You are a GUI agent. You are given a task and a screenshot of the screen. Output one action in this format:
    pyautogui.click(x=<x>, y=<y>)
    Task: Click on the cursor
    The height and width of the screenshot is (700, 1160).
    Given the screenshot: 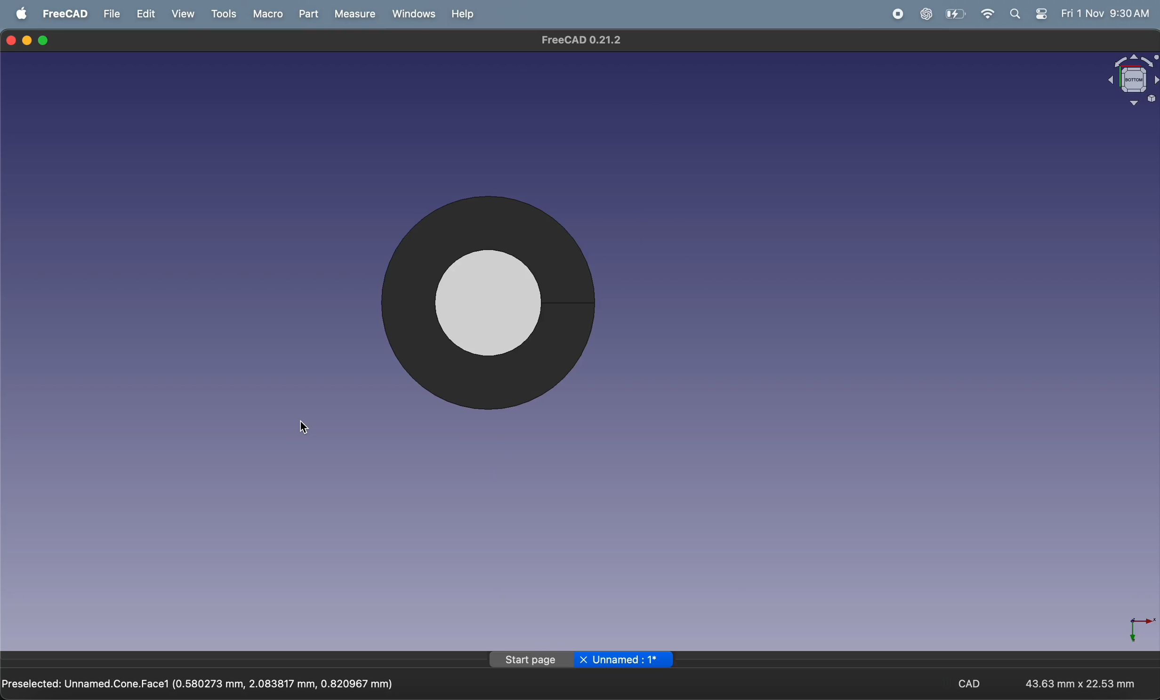 What is the action you would take?
    pyautogui.click(x=305, y=427)
    